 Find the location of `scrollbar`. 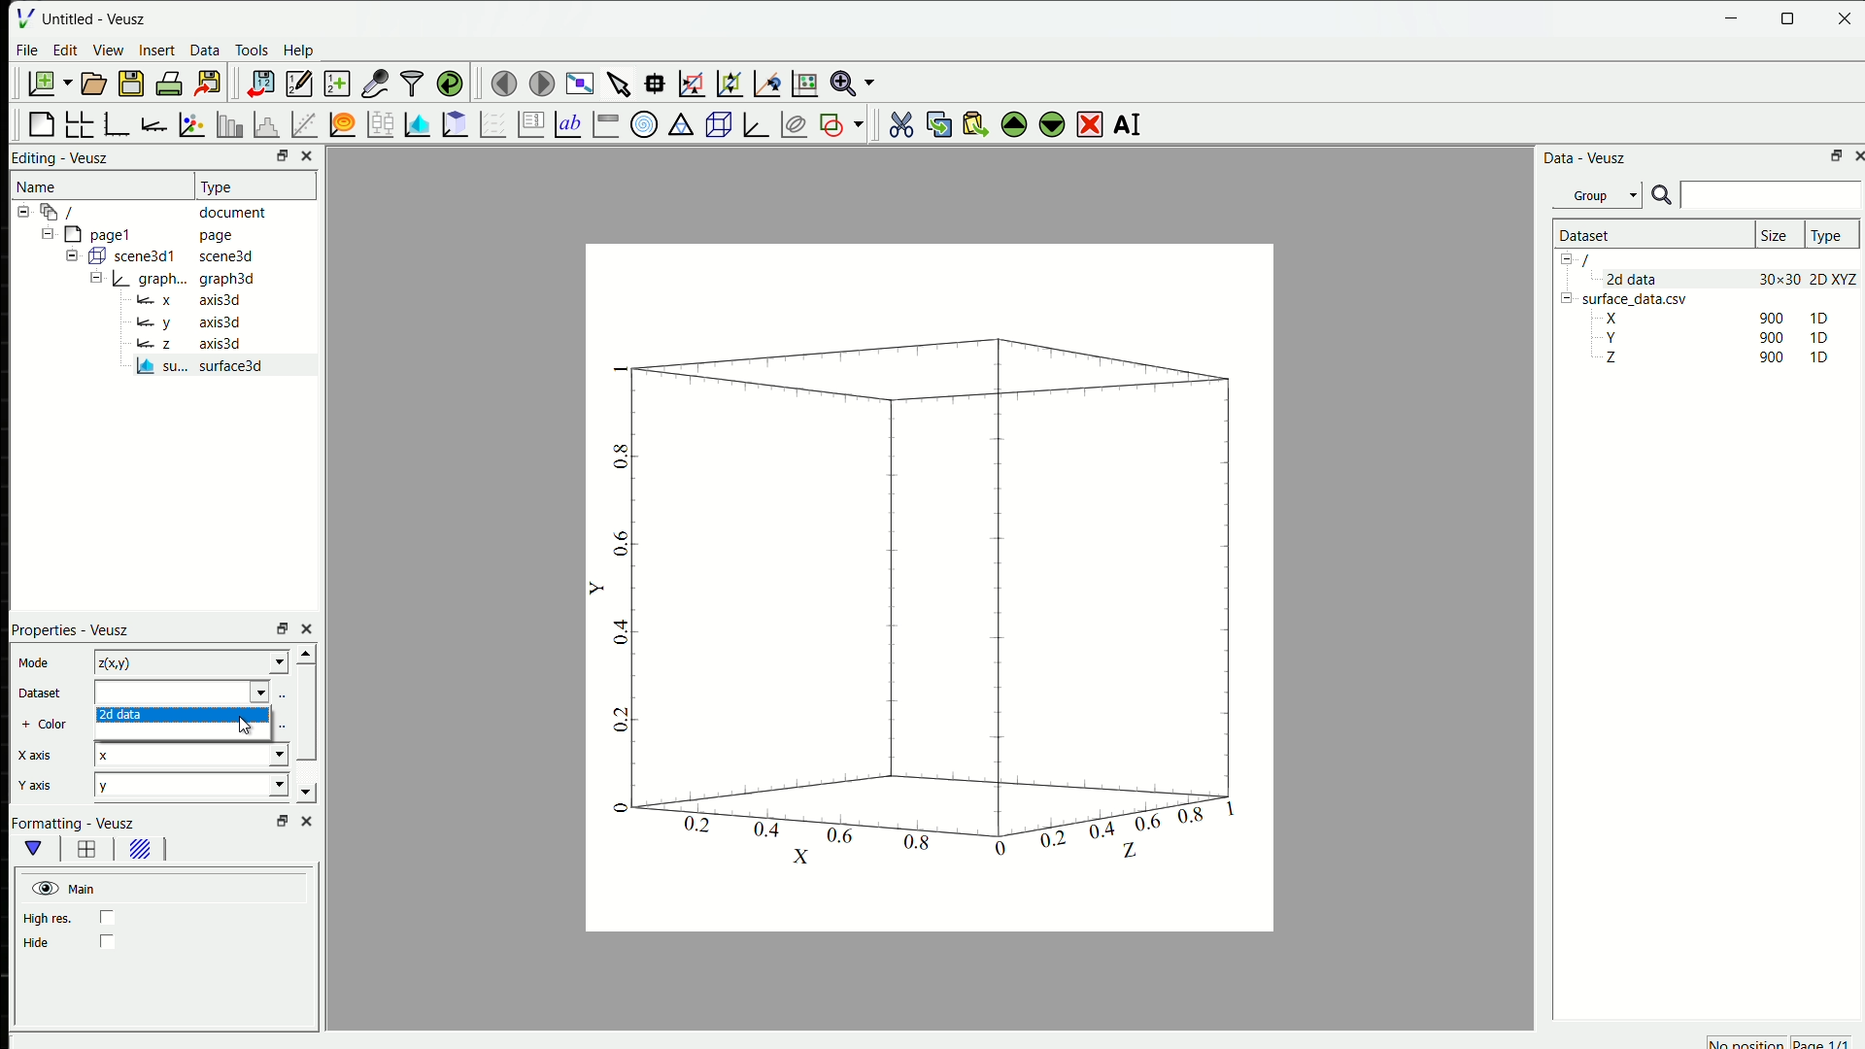

scrollbar is located at coordinates (309, 713).